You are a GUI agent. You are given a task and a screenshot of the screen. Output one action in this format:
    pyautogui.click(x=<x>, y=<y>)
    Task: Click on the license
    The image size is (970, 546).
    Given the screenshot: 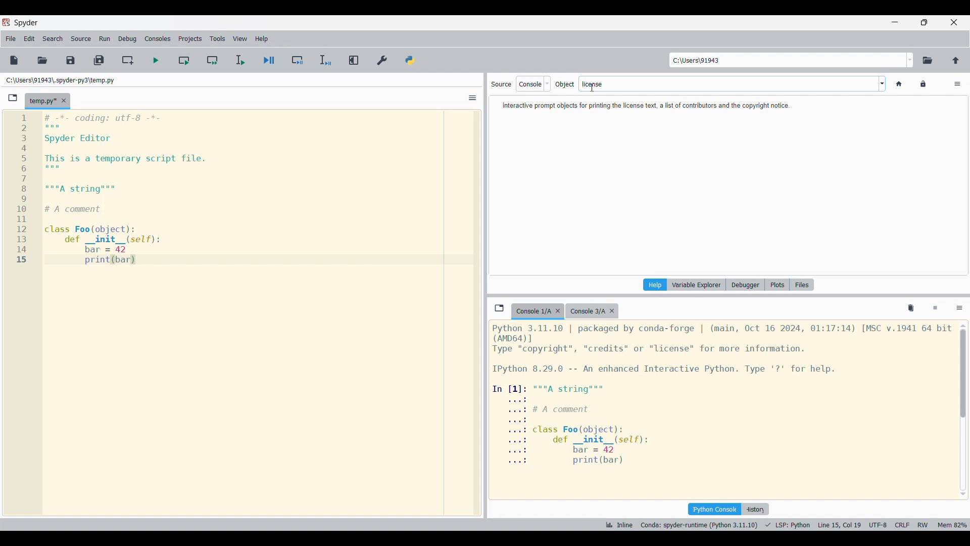 What is the action you would take?
    pyautogui.click(x=593, y=84)
    